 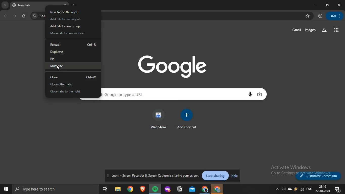 I want to click on onedrive, so click(x=290, y=189).